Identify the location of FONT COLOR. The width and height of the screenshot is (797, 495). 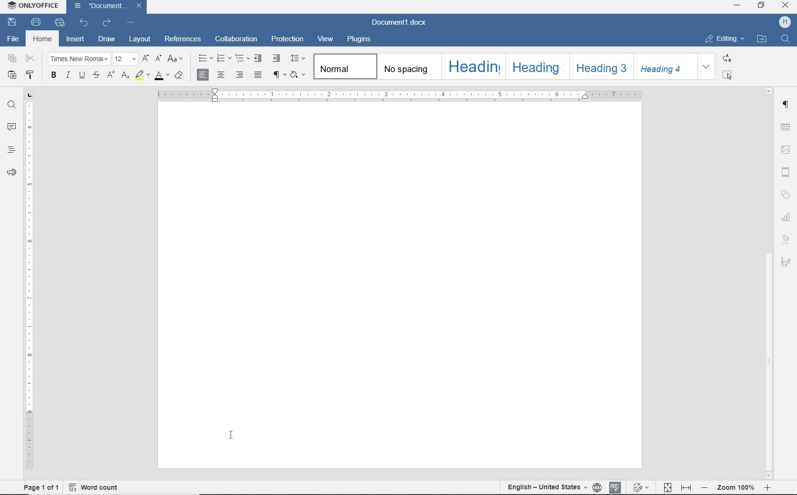
(162, 77).